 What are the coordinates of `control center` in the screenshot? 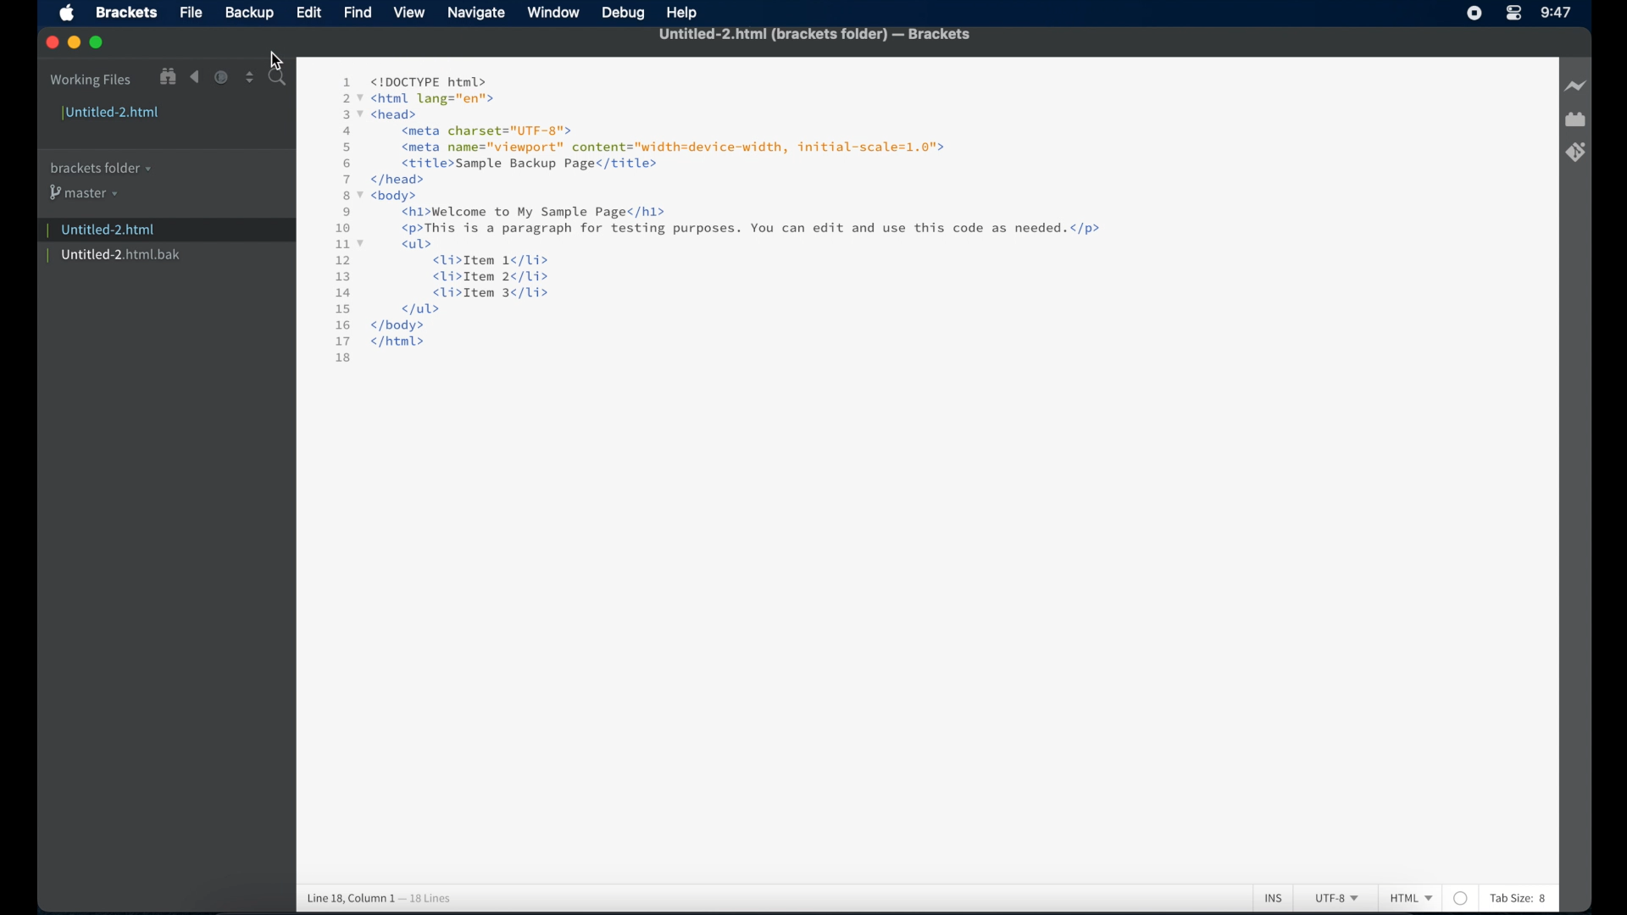 It's located at (1513, 14).